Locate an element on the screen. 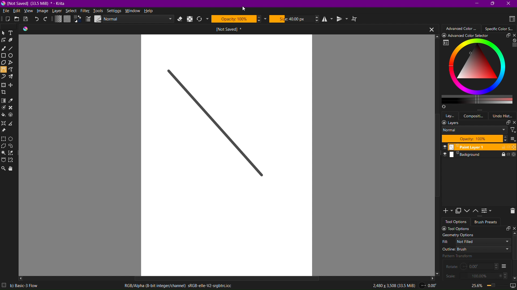  Zoom Tool is located at coordinates (4, 168).